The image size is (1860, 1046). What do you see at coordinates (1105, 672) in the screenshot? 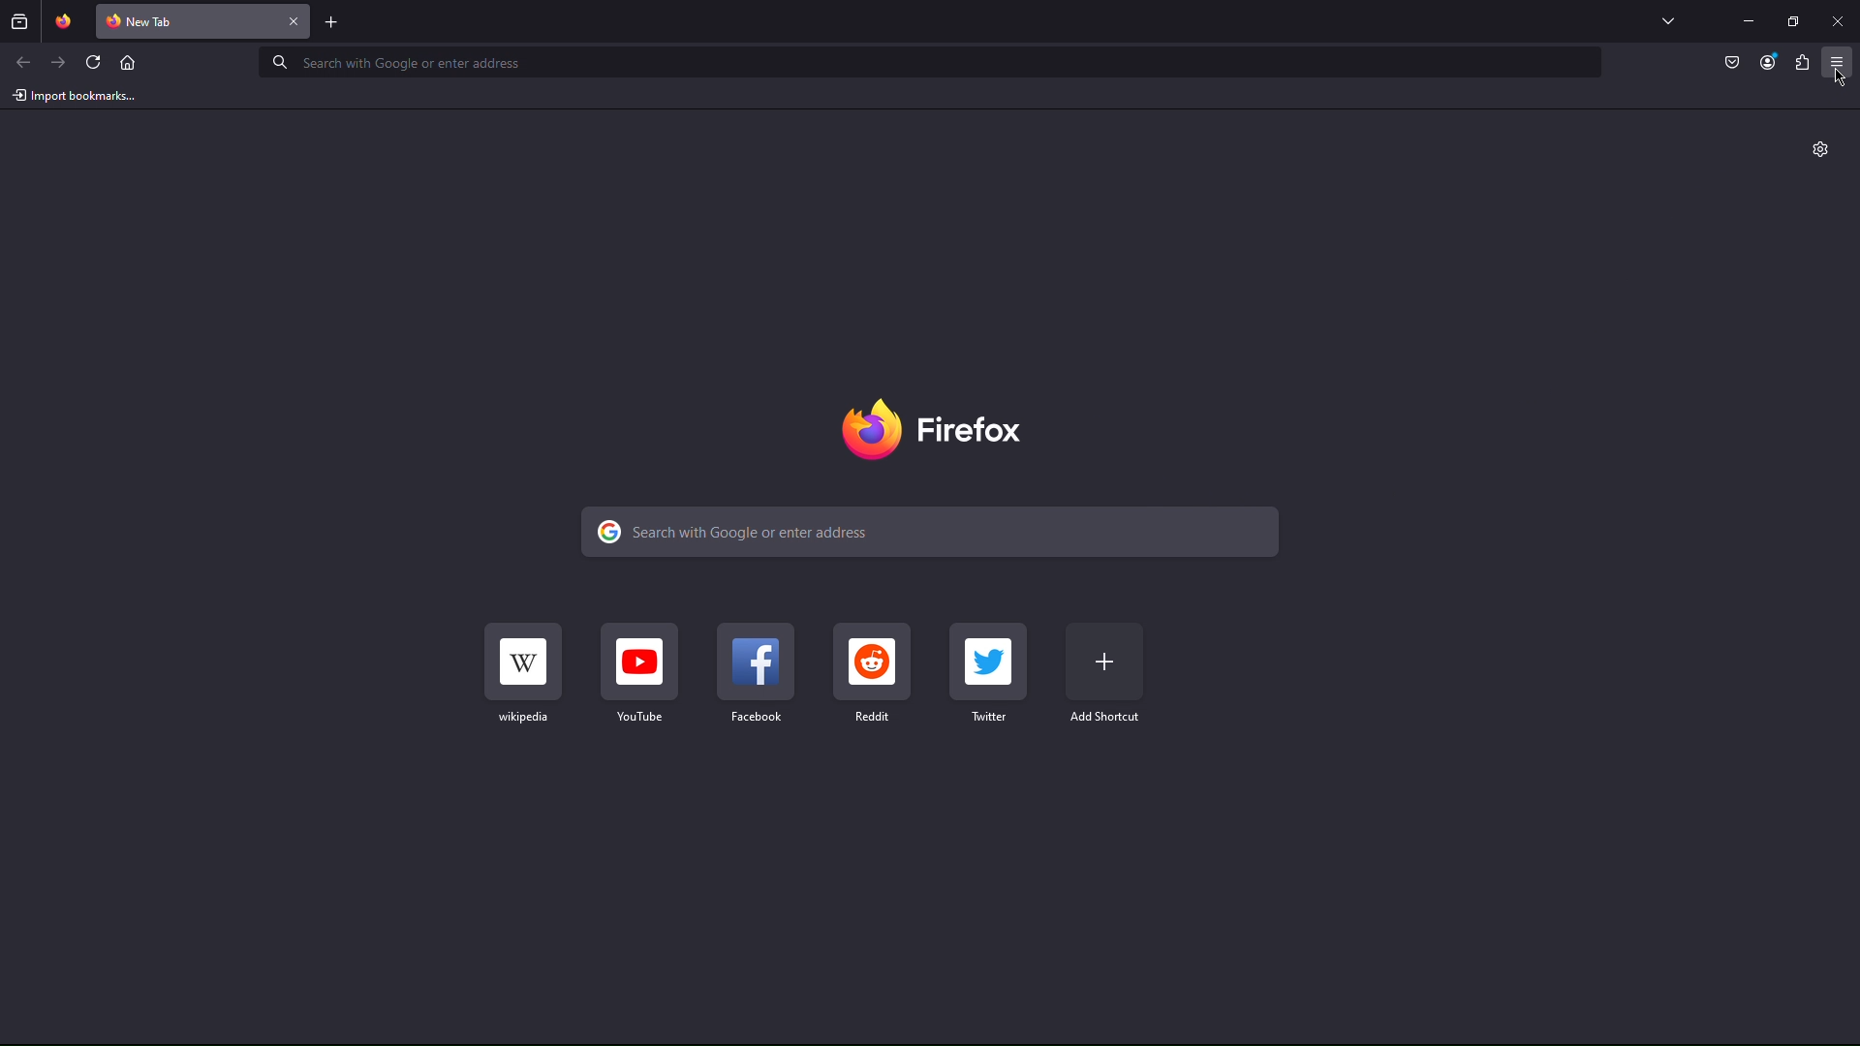
I see `Add Shortcut` at bounding box center [1105, 672].